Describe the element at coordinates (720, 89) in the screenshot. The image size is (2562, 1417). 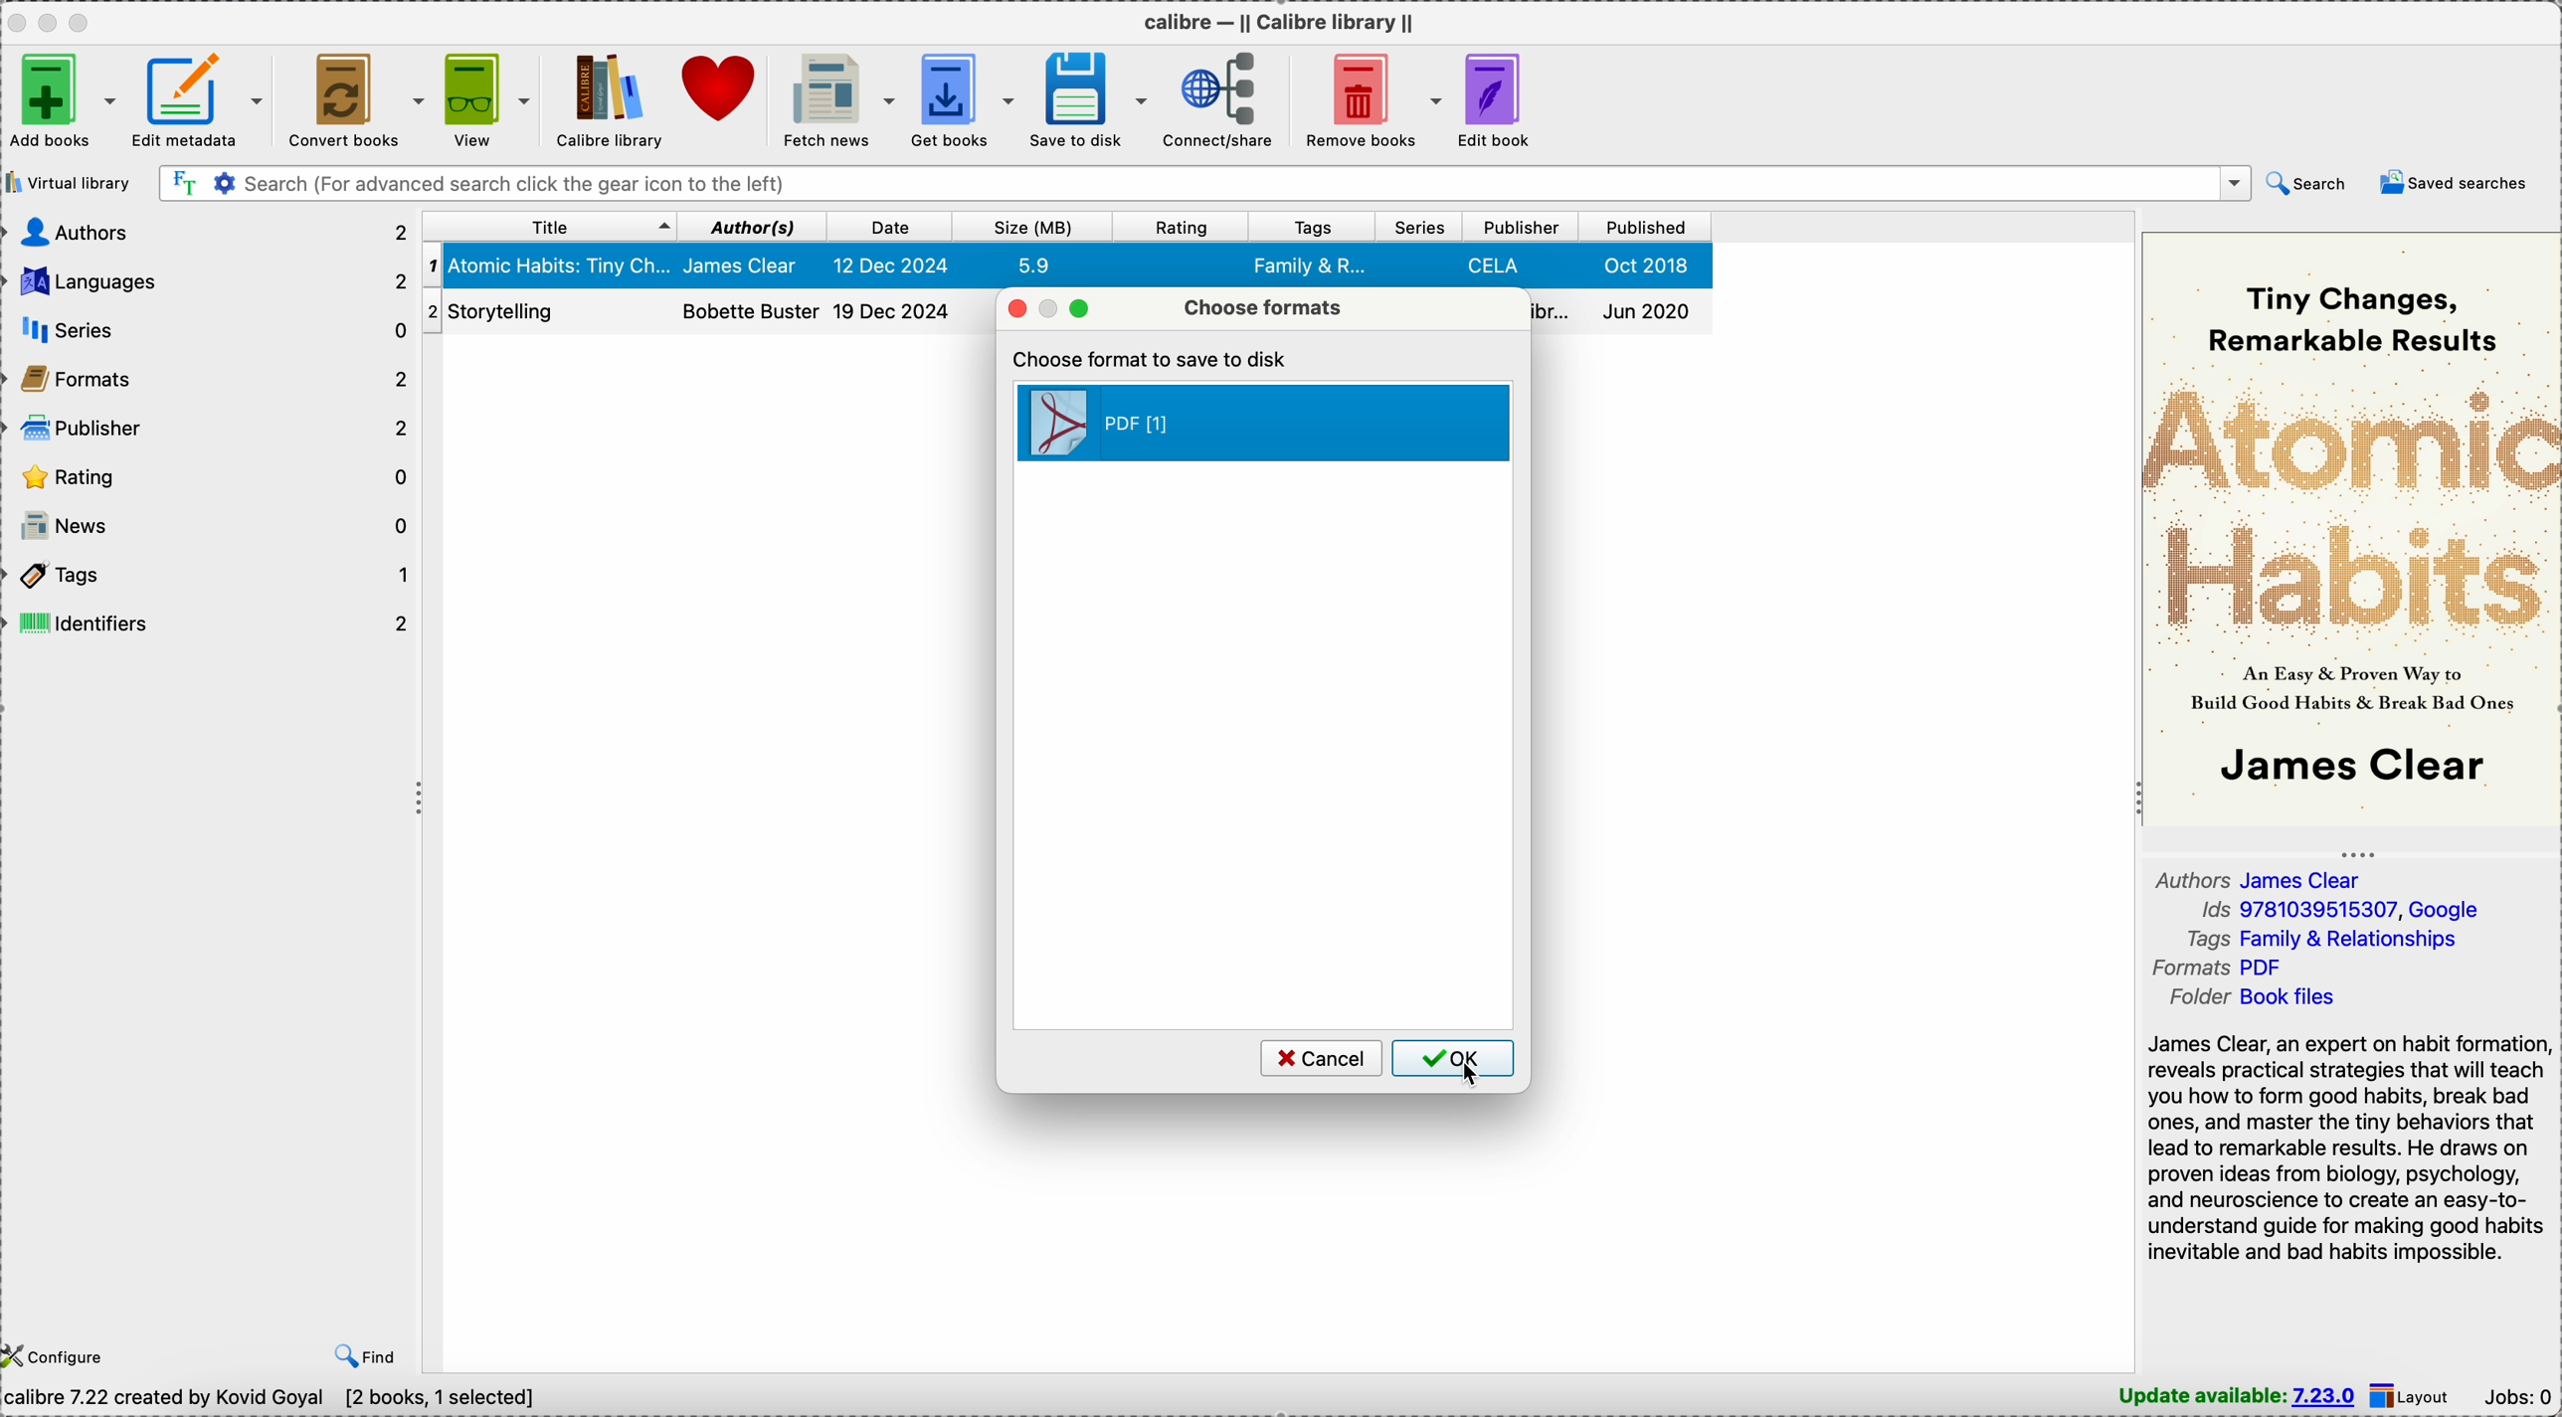
I see `donate` at that location.